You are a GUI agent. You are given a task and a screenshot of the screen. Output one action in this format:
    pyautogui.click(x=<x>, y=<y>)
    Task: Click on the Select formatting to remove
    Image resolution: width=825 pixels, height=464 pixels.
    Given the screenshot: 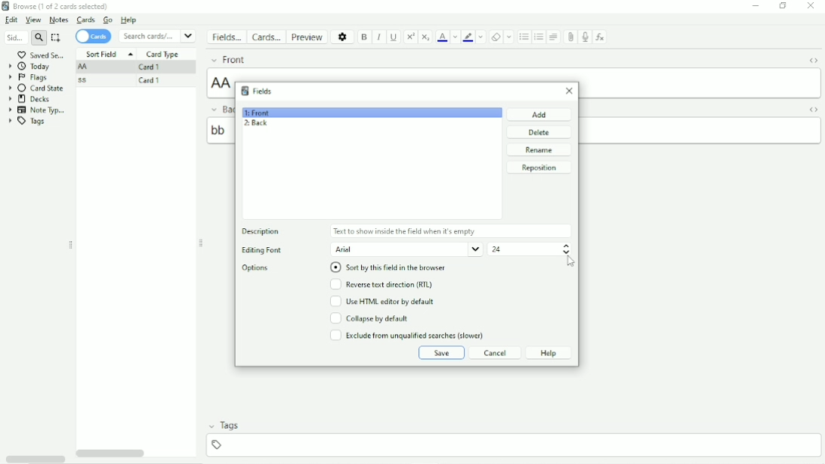 What is the action you would take?
    pyautogui.click(x=509, y=37)
    